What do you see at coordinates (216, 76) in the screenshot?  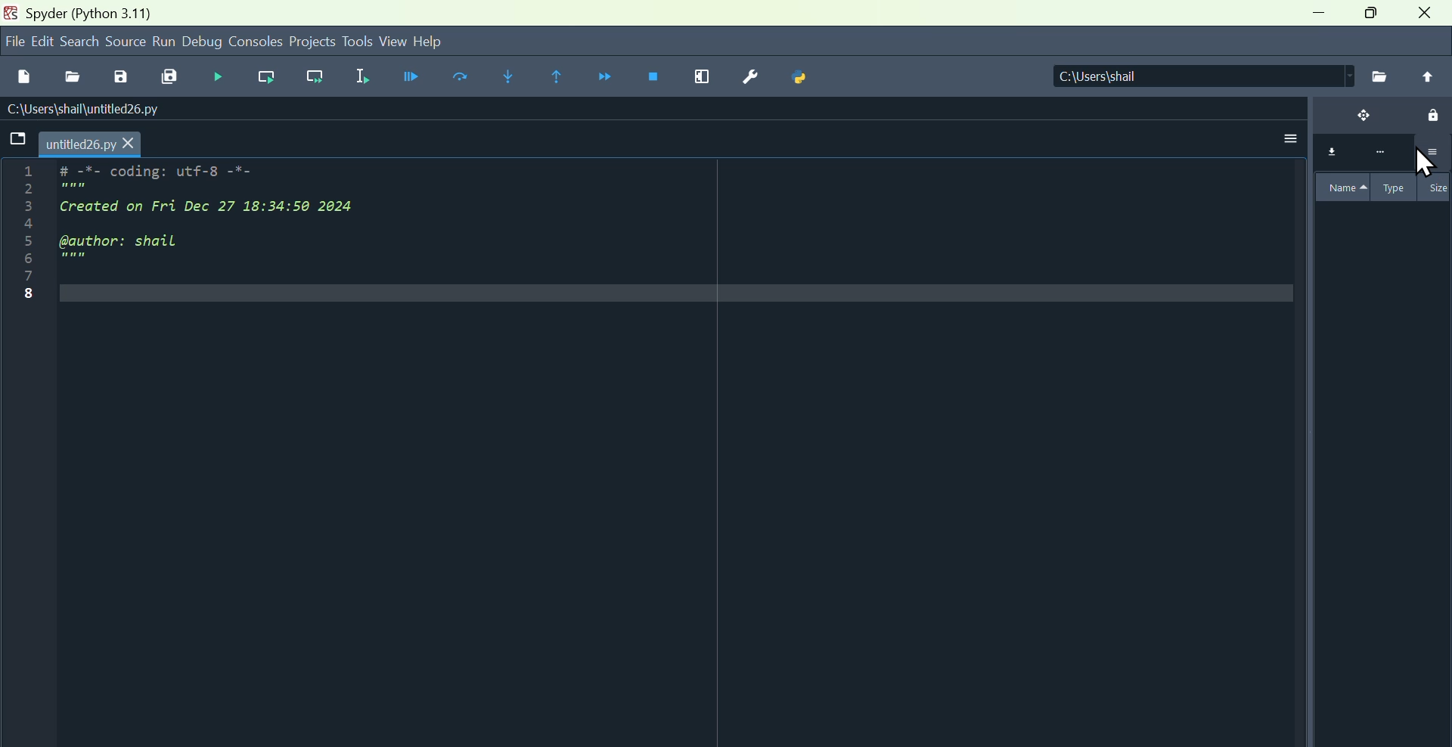 I see `Debug` at bounding box center [216, 76].